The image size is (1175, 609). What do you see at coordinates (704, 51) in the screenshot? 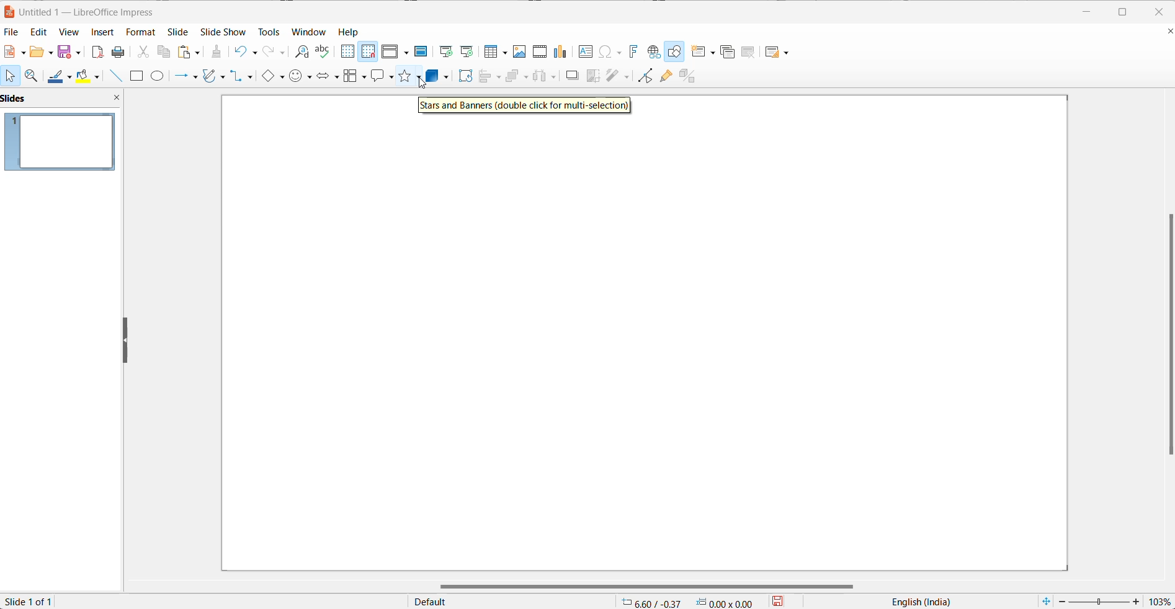
I see `NEW SLIDE` at bounding box center [704, 51].